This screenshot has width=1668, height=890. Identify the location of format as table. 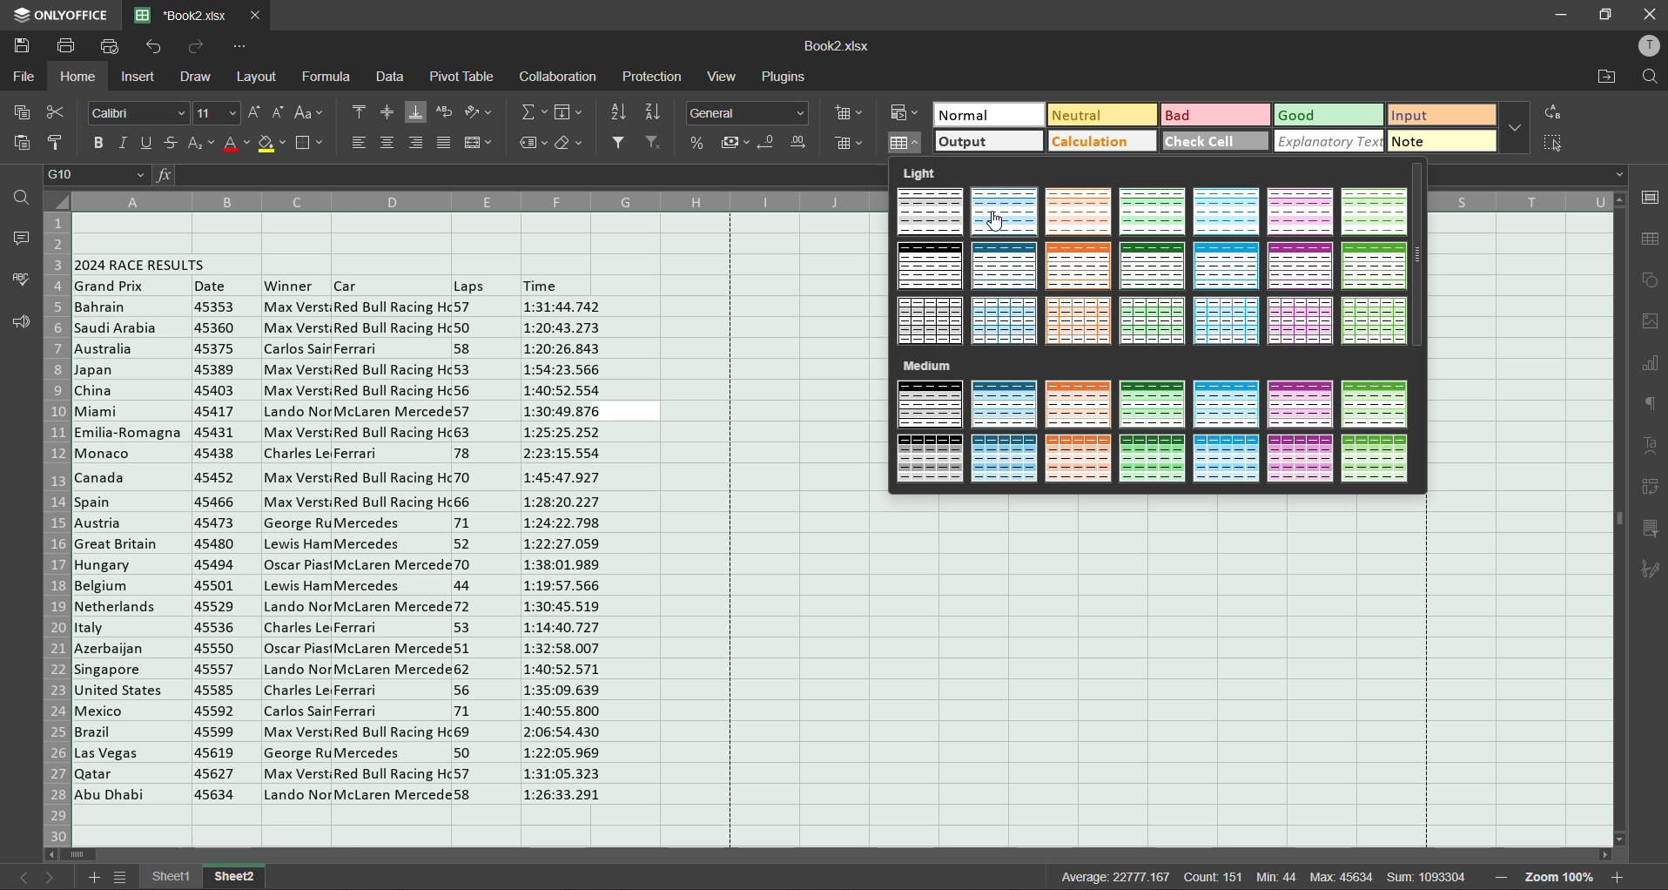
(908, 145).